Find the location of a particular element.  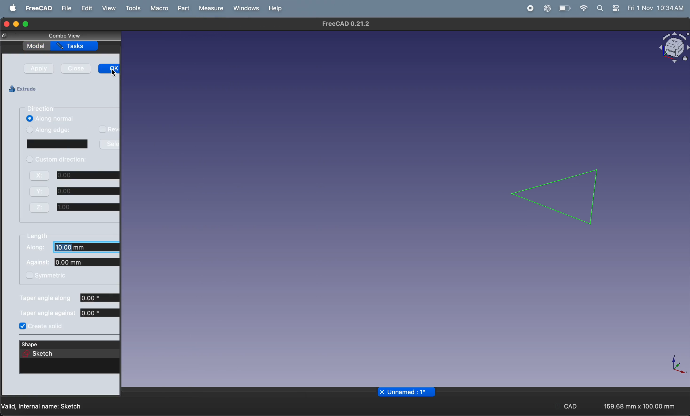

checkbox  is located at coordinates (103, 129).